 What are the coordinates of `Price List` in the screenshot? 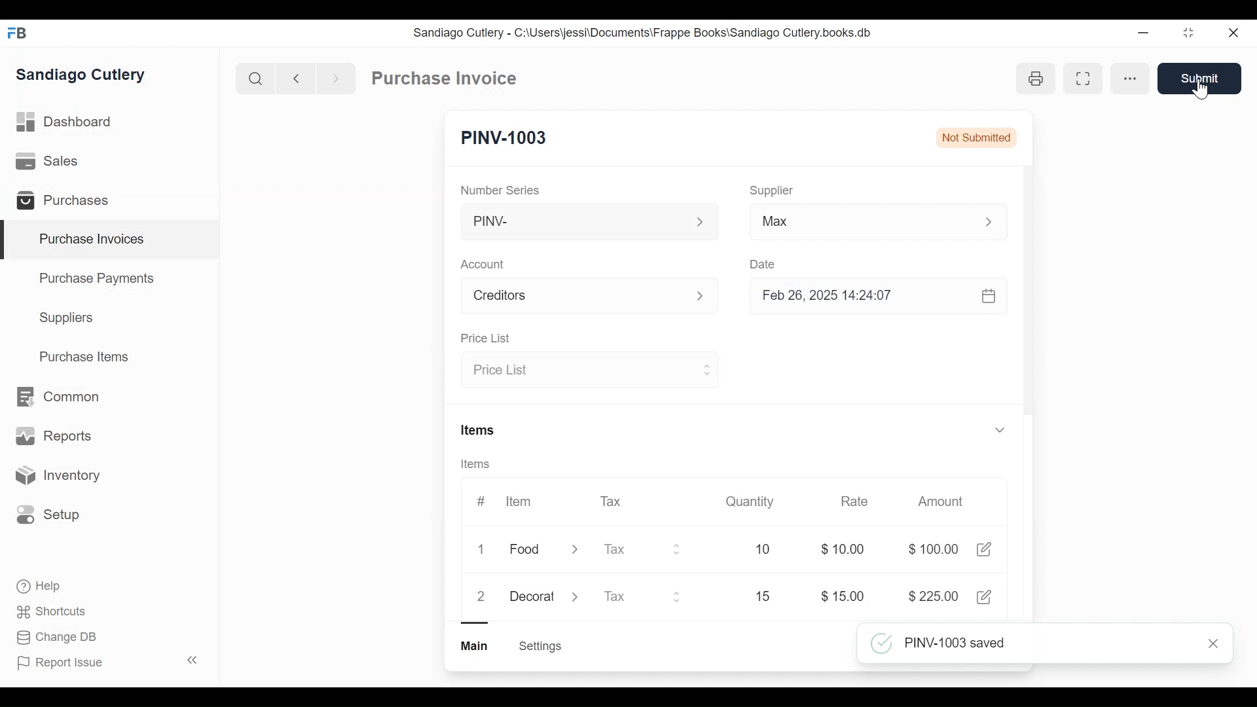 It's located at (484, 339).